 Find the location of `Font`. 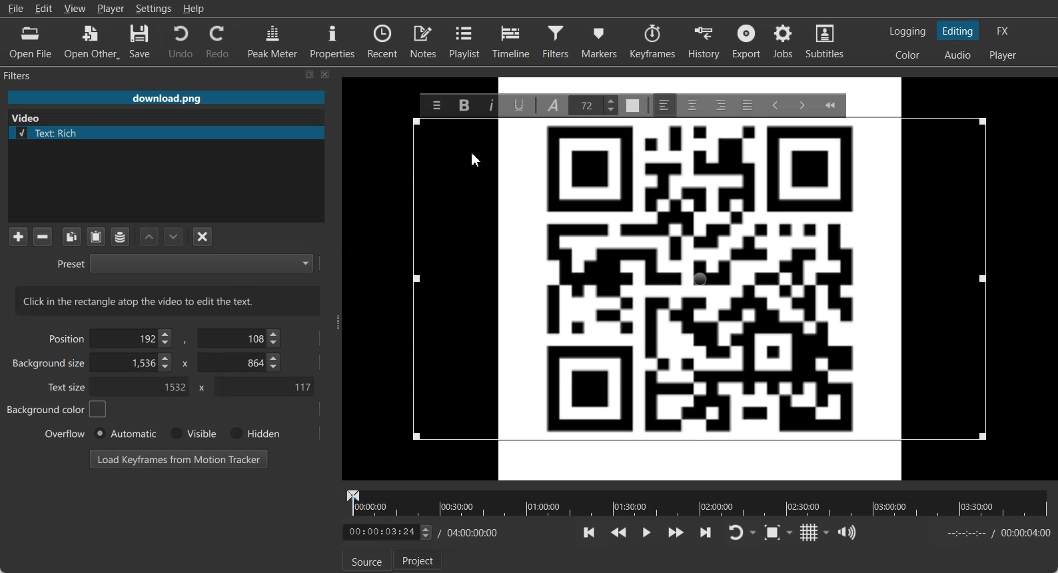

Font is located at coordinates (553, 105).